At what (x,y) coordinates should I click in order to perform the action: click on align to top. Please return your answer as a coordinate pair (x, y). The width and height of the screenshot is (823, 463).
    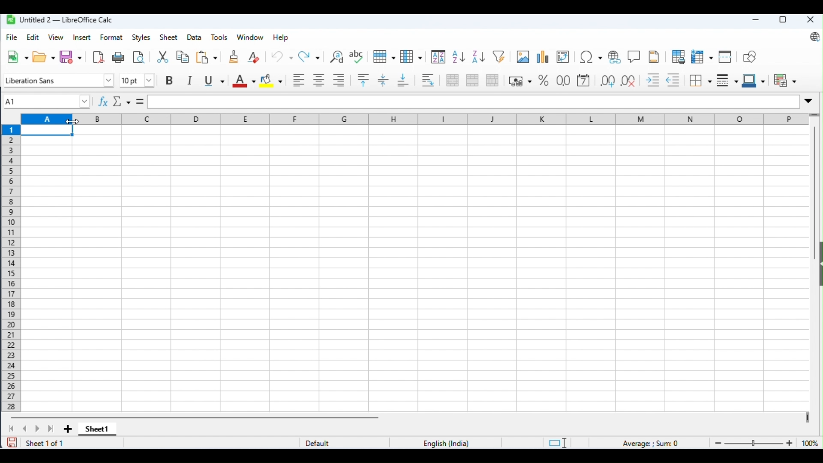
    Looking at the image, I should click on (363, 80).